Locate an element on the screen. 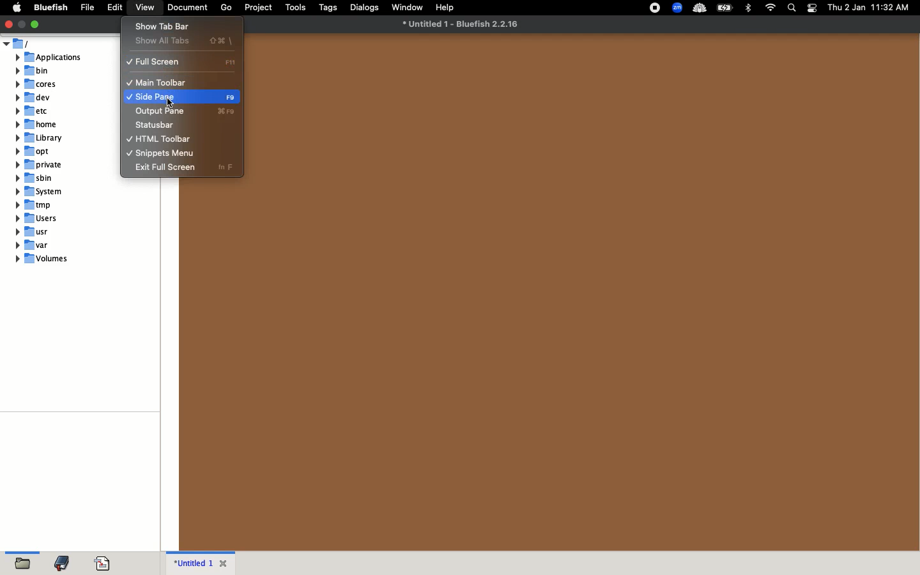 The width and height of the screenshot is (920, 575). cores is located at coordinates (36, 84).